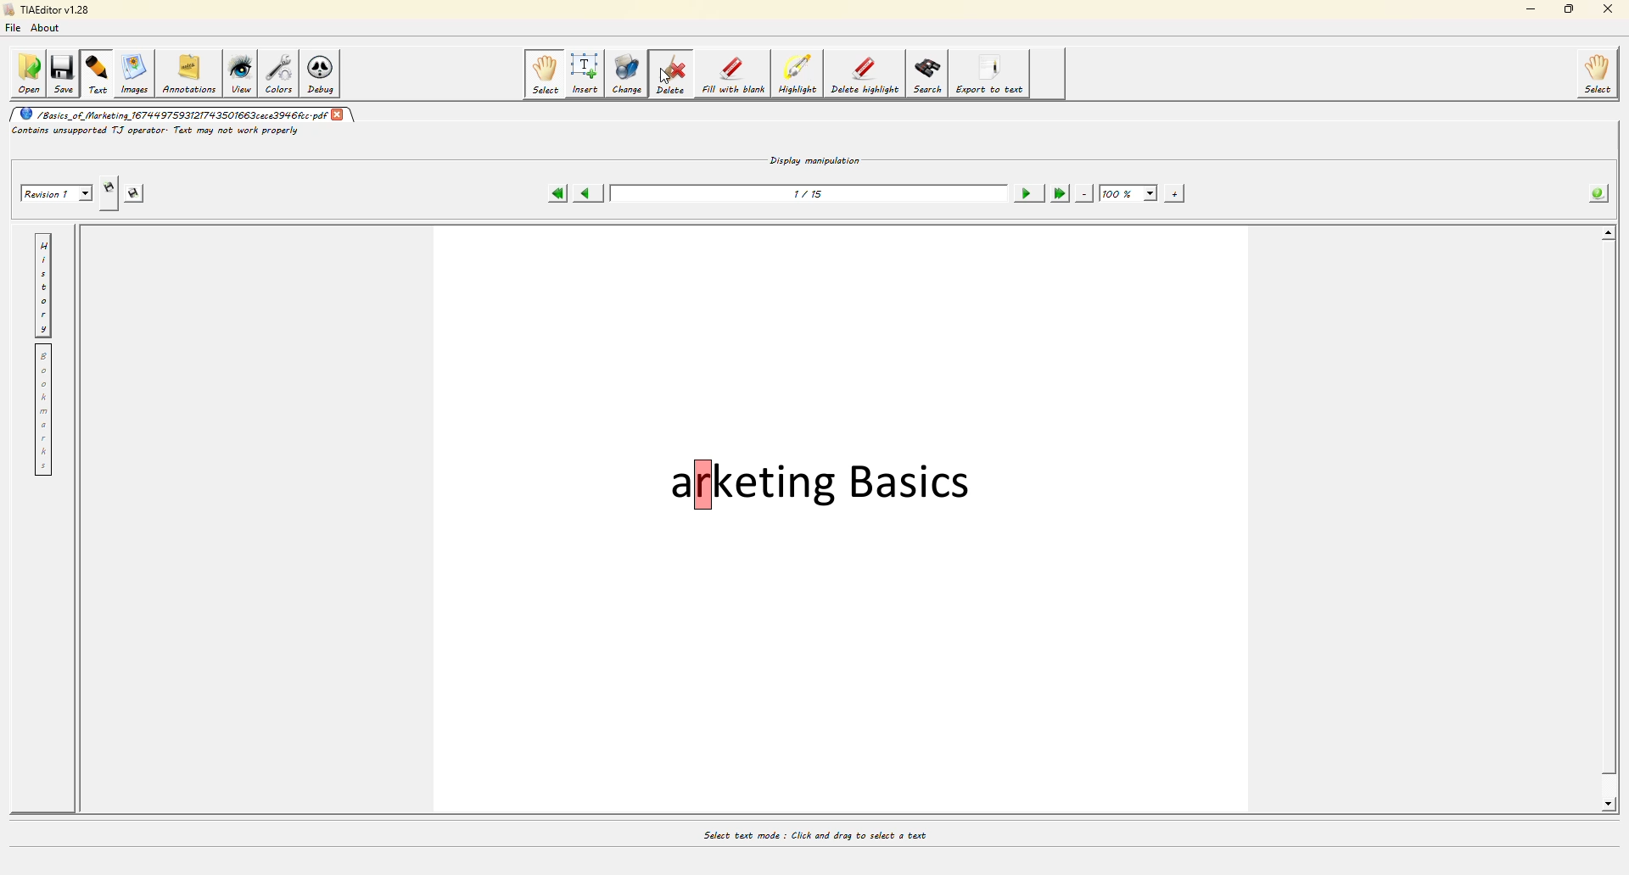  Describe the element at coordinates (1026, 192) in the screenshot. I see `next page` at that location.